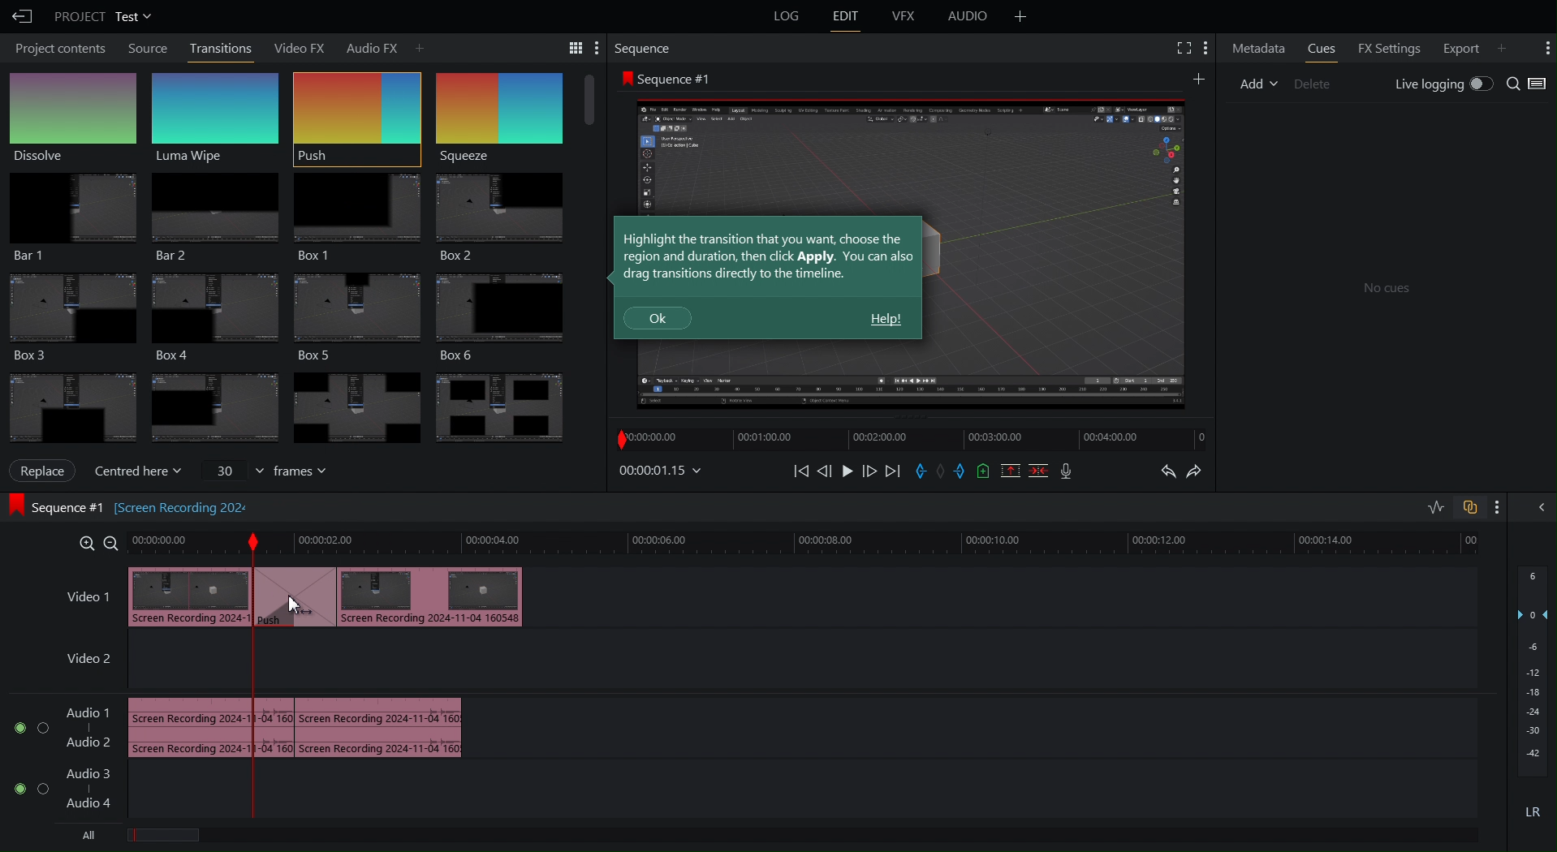  I want to click on Audio, so click(972, 16).